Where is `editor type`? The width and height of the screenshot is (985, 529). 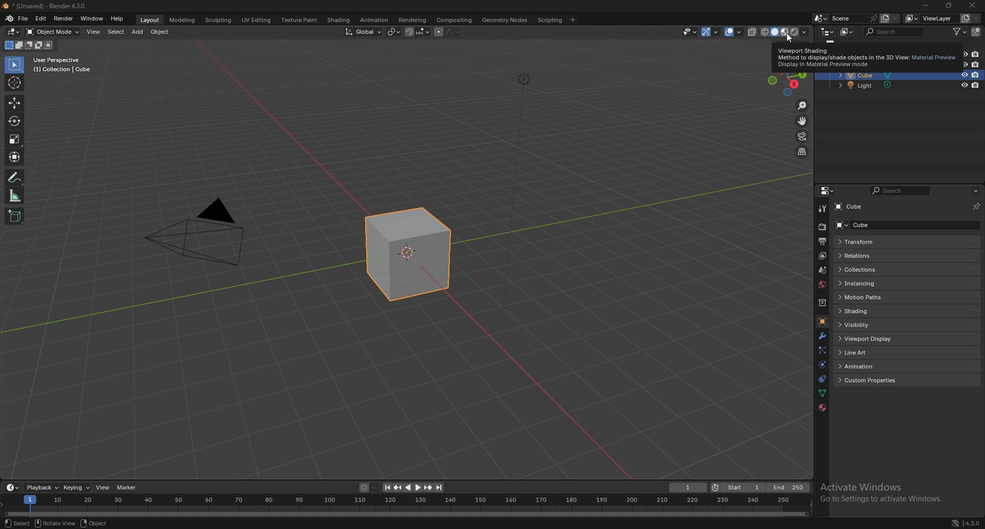 editor type is located at coordinates (829, 191).